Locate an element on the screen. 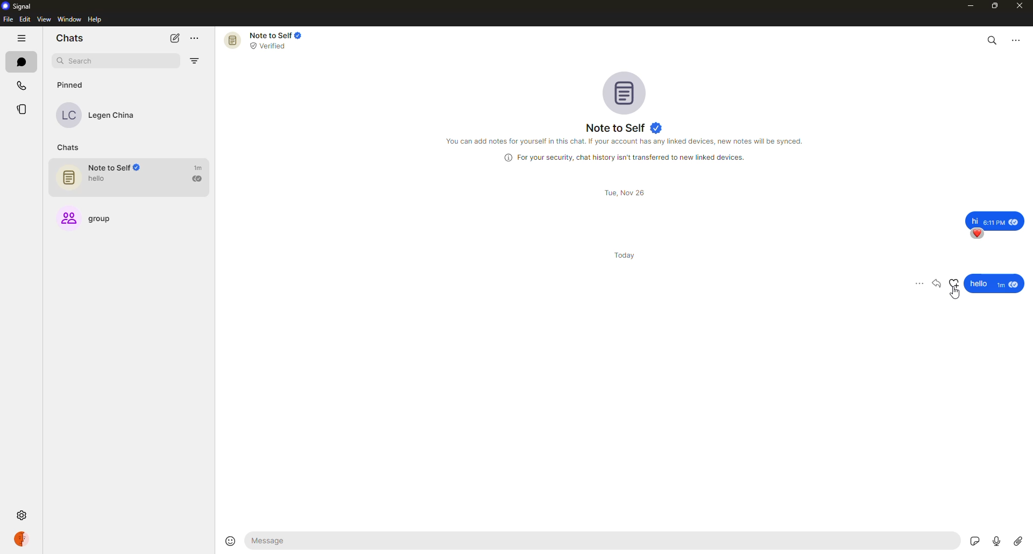  search is located at coordinates (95, 61).